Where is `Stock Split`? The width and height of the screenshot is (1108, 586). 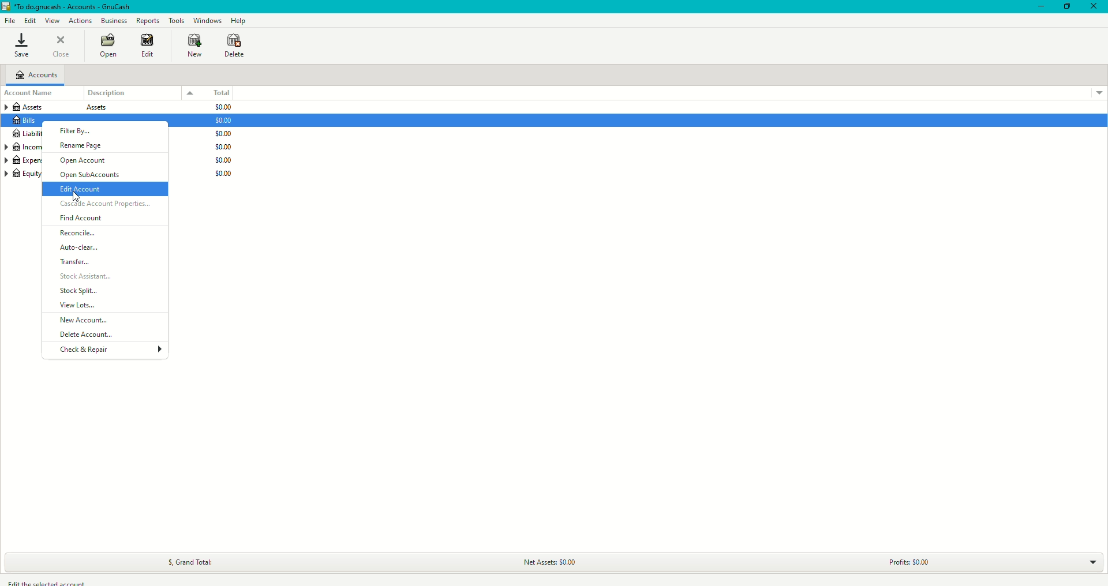 Stock Split is located at coordinates (80, 291).